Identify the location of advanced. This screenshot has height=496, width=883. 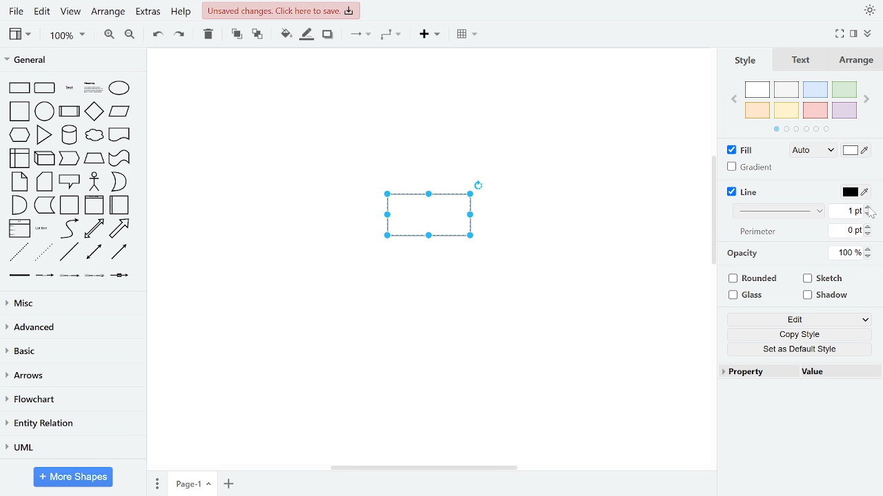
(70, 327).